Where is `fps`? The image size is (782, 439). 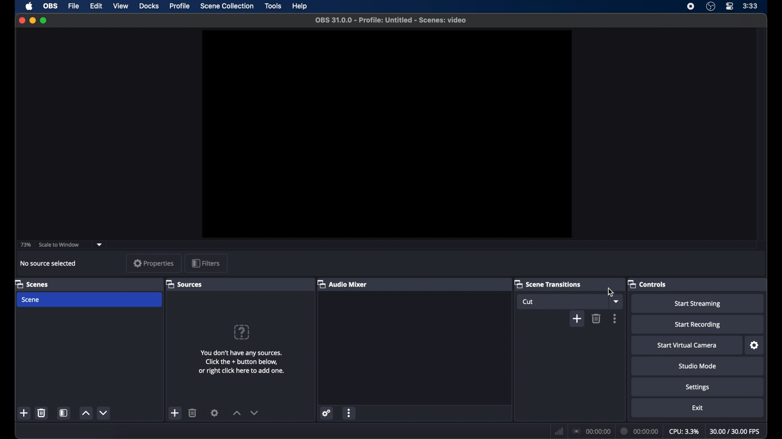
fps is located at coordinates (736, 431).